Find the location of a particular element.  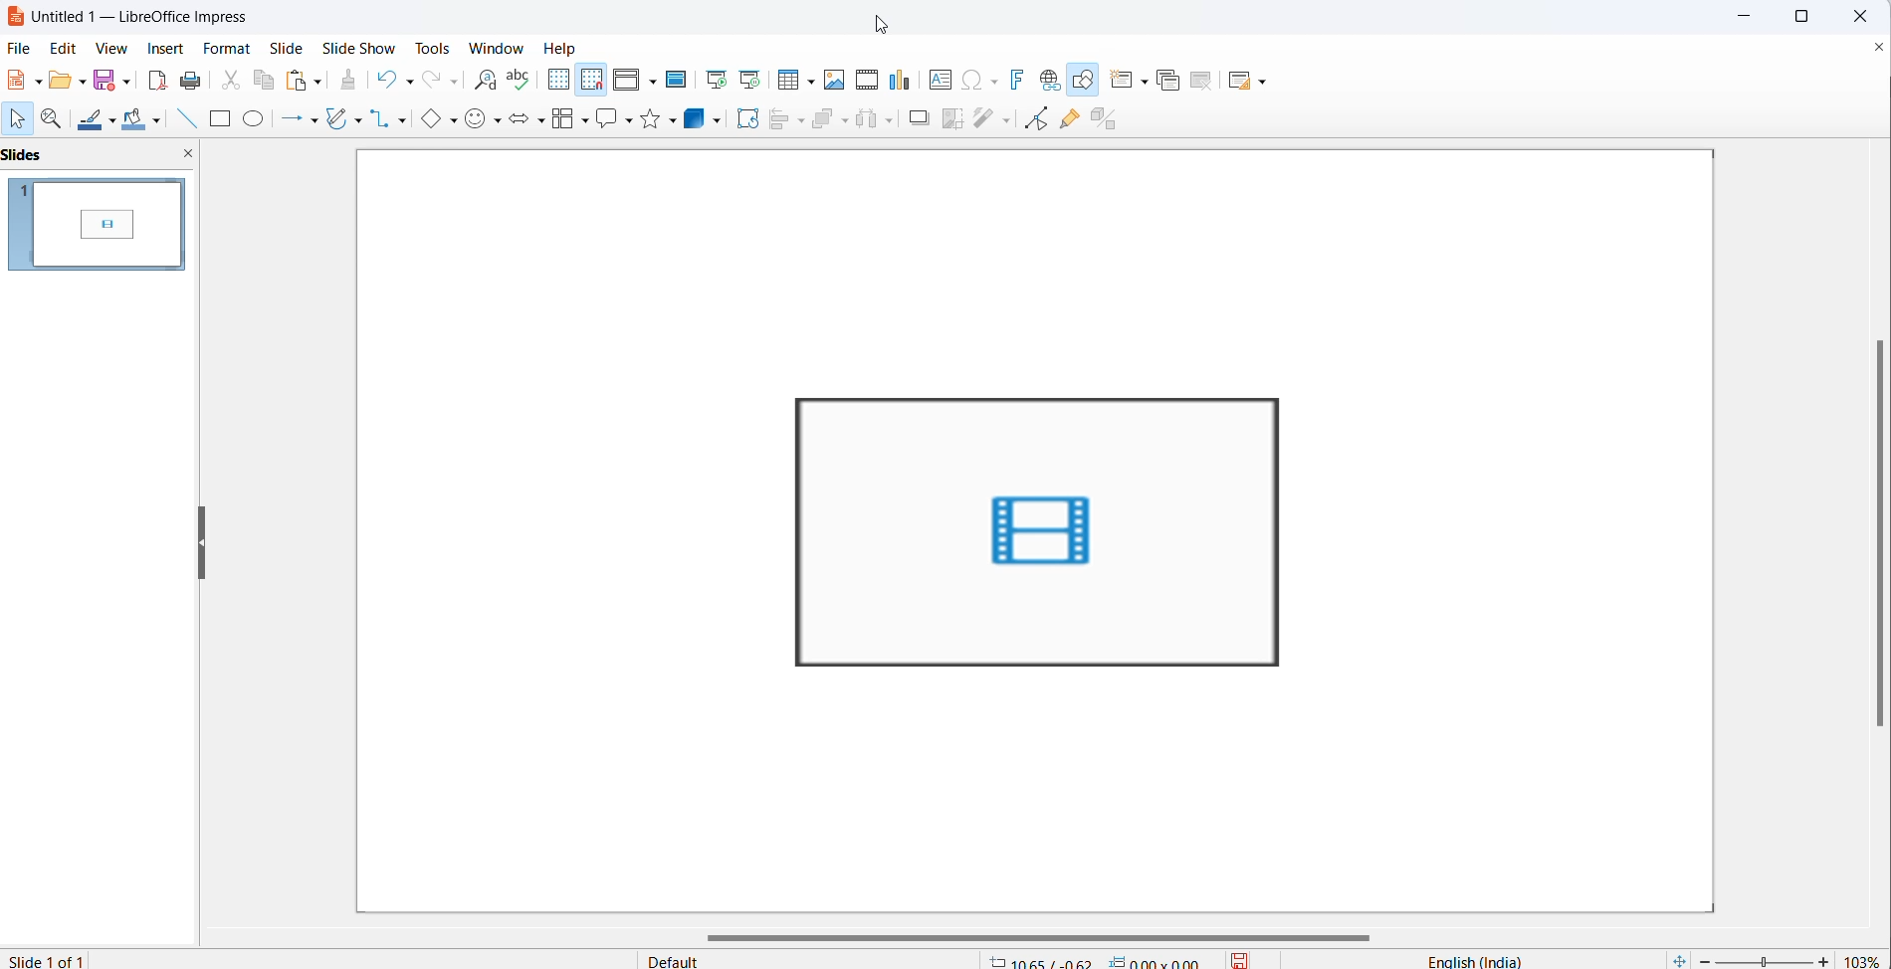

flow charts is located at coordinates (565, 119).